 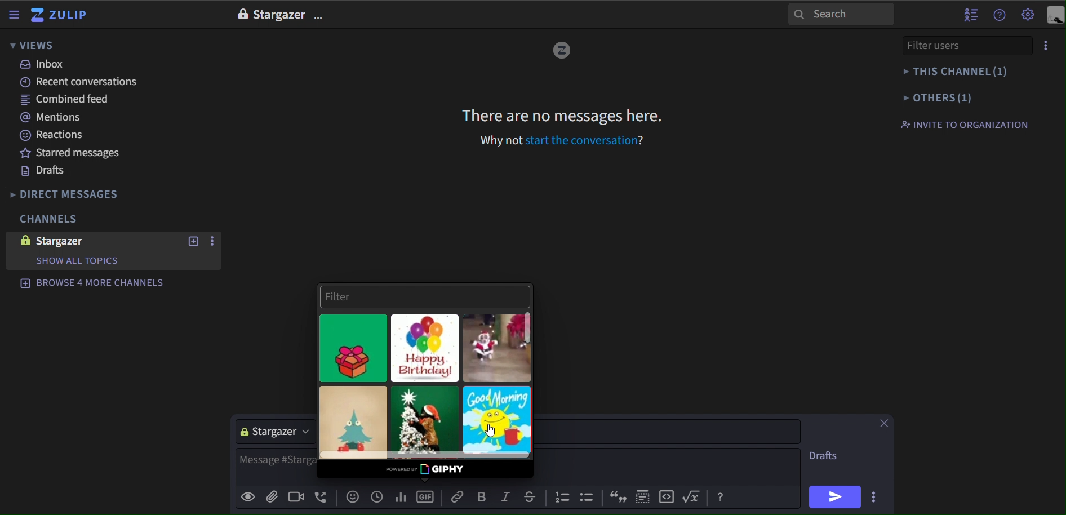 What do you see at coordinates (241, 14) in the screenshot?
I see `image` at bounding box center [241, 14].